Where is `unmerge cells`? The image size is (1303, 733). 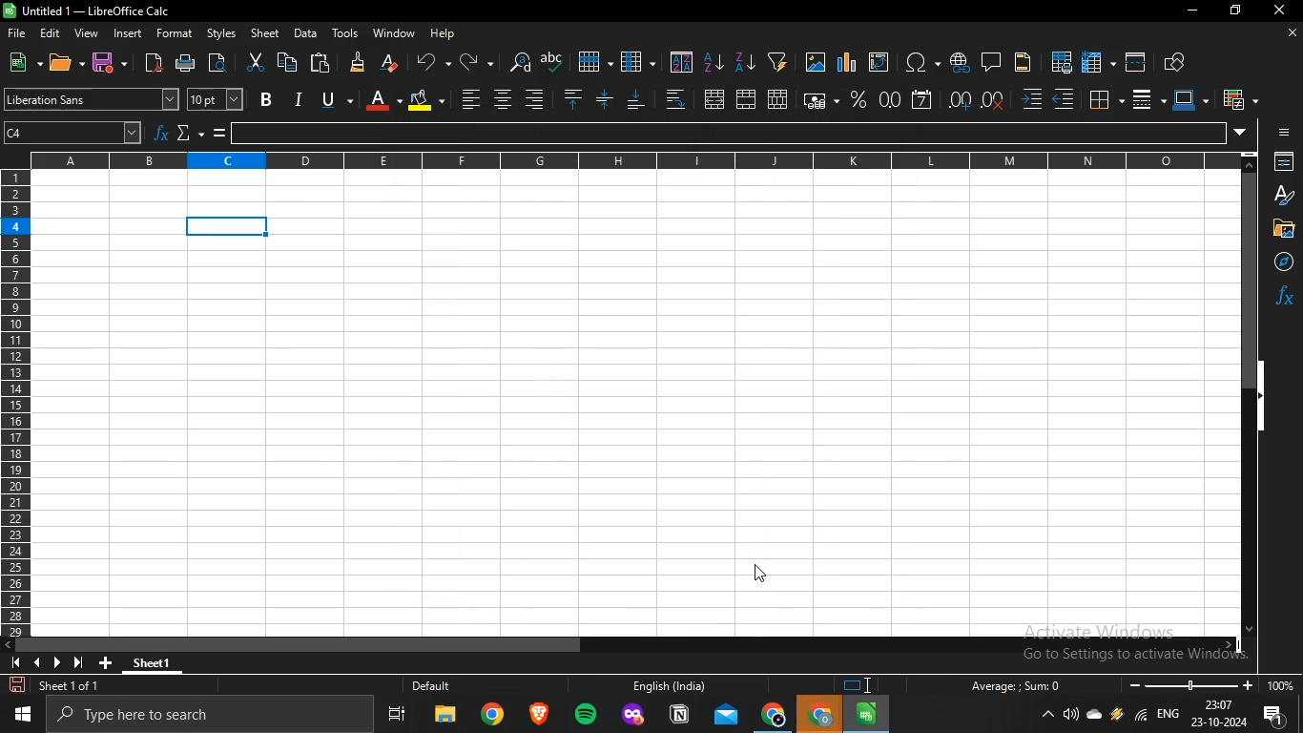 unmerge cells is located at coordinates (777, 97).